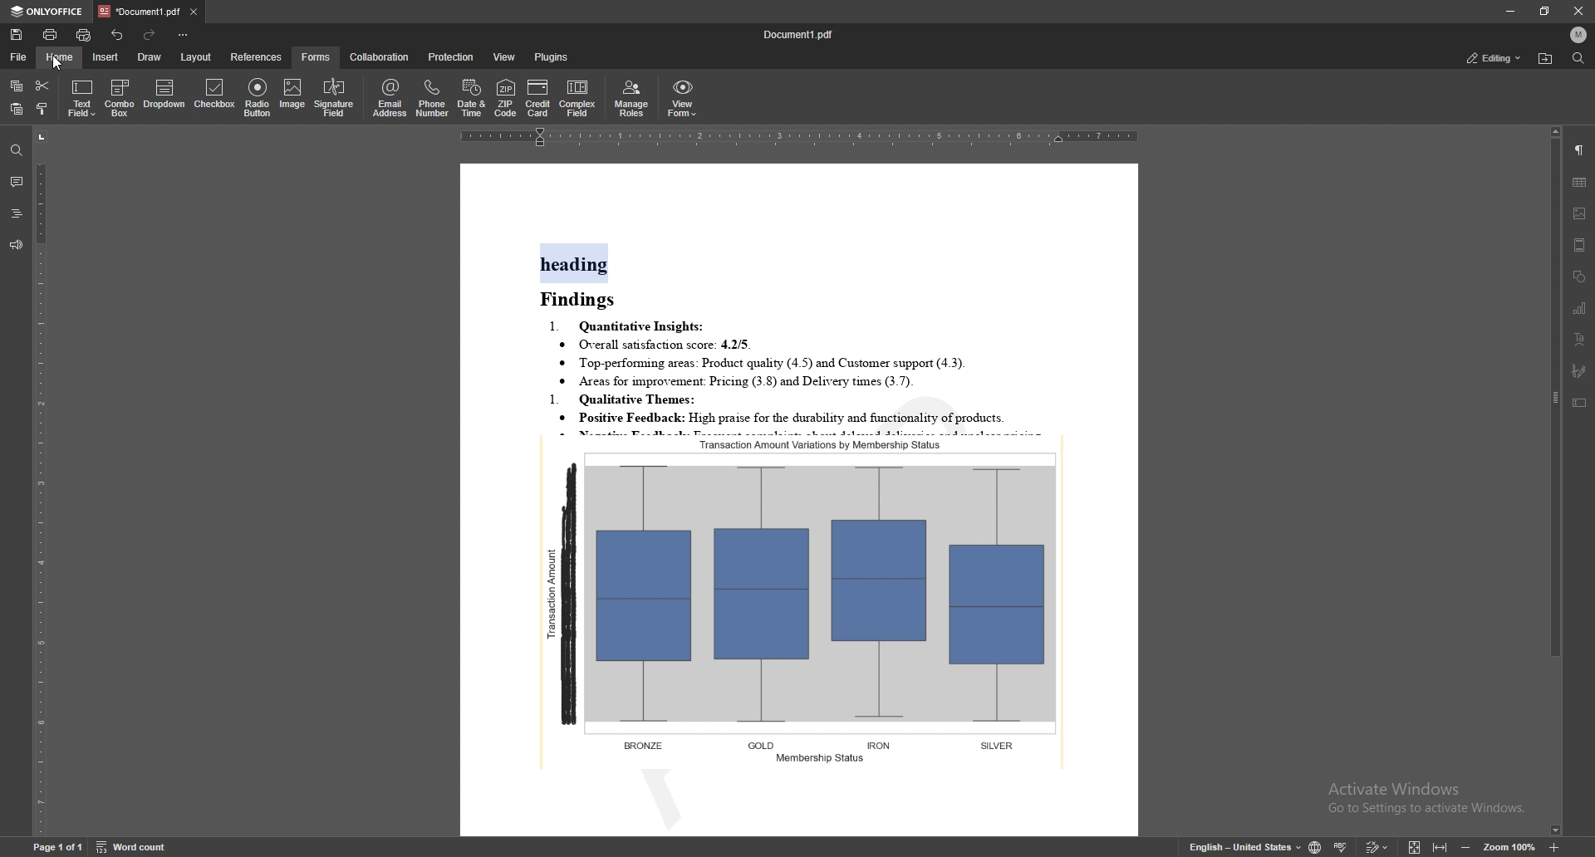  What do you see at coordinates (14, 247) in the screenshot?
I see `feedback` at bounding box center [14, 247].